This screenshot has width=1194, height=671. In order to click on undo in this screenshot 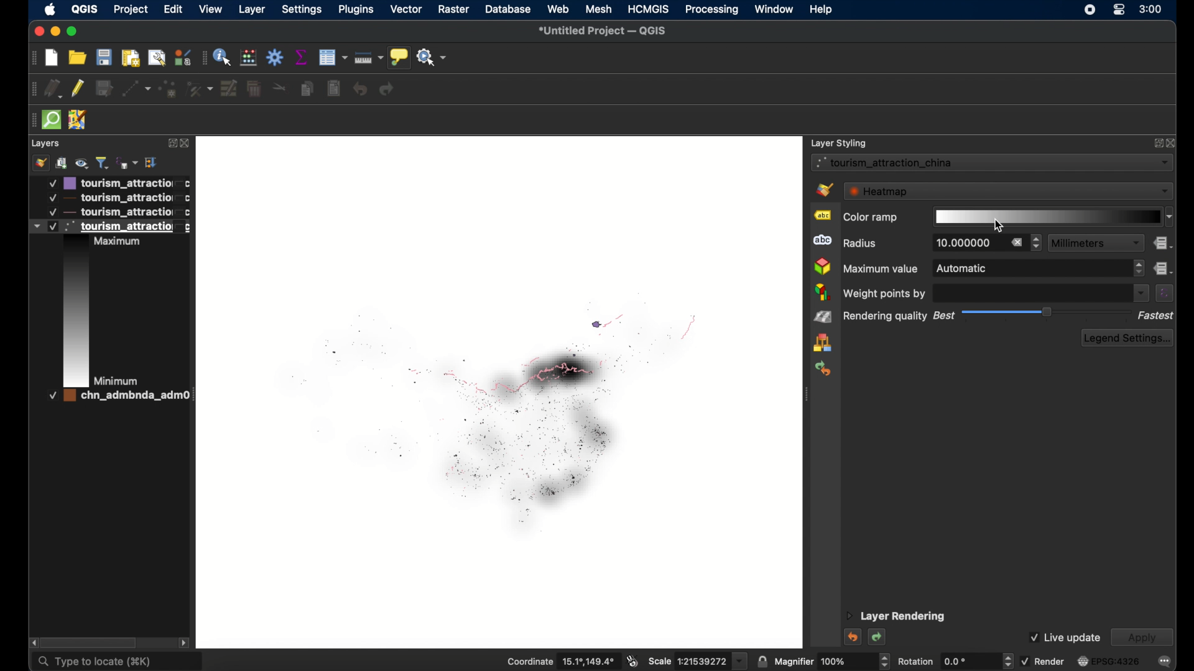, I will do `click(360, 90)`.